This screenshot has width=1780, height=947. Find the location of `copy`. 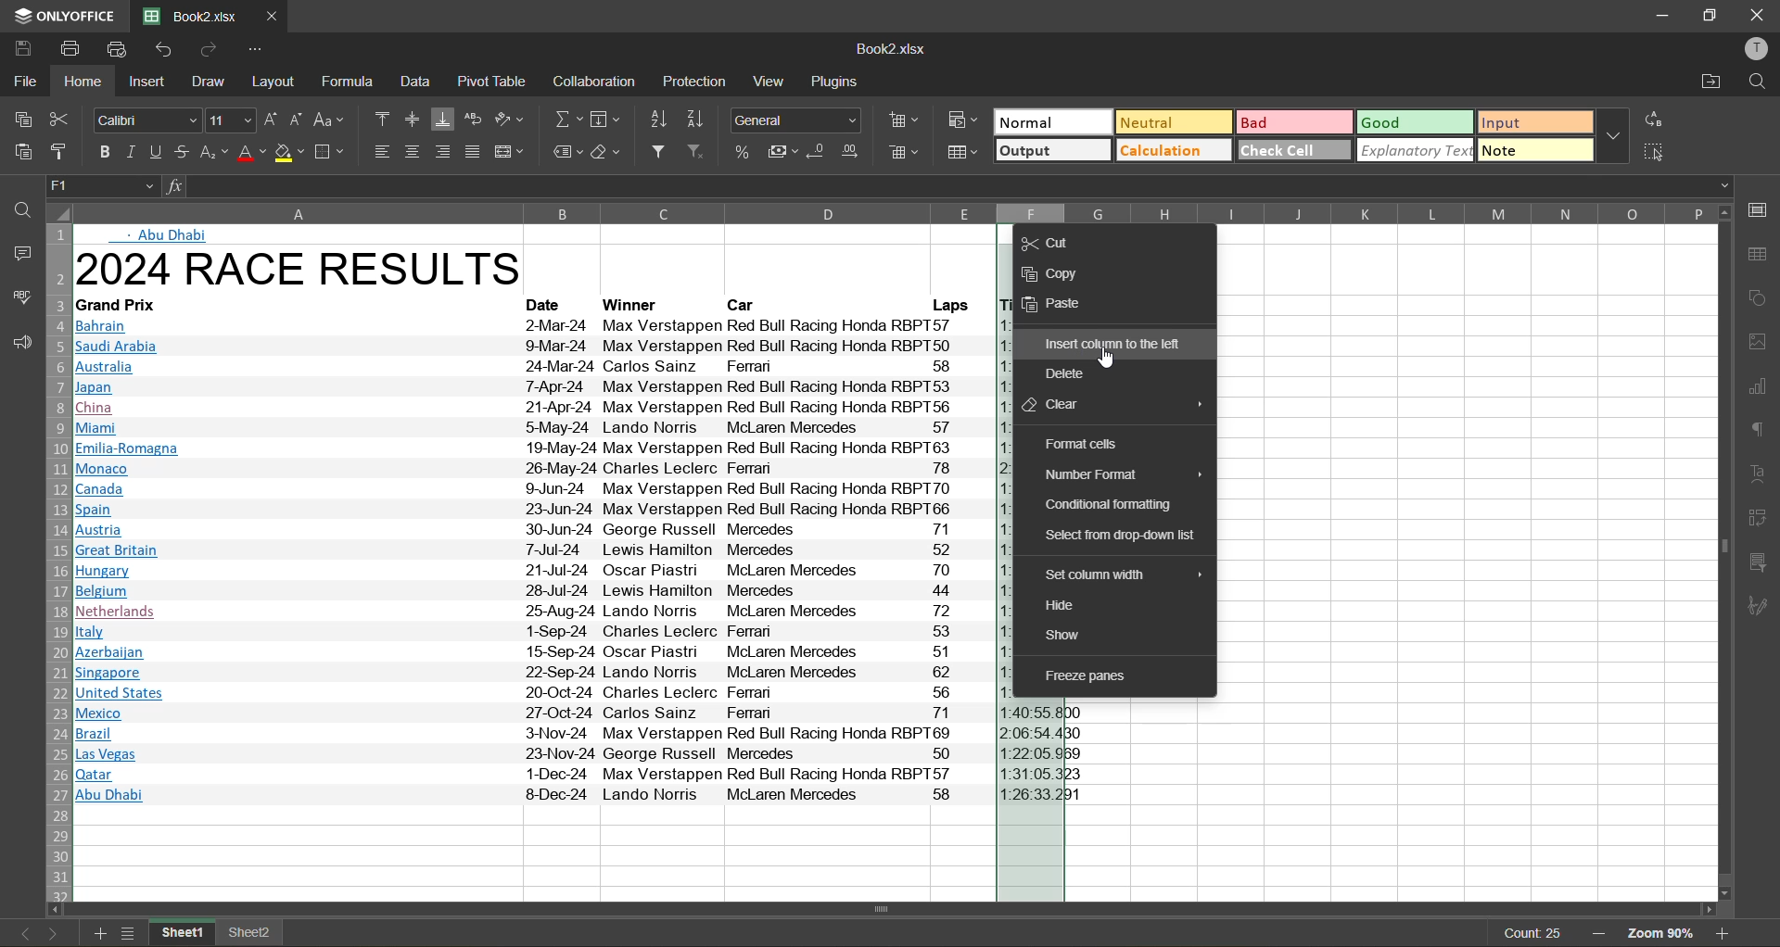

copy is located at coordinates (1062, 273).